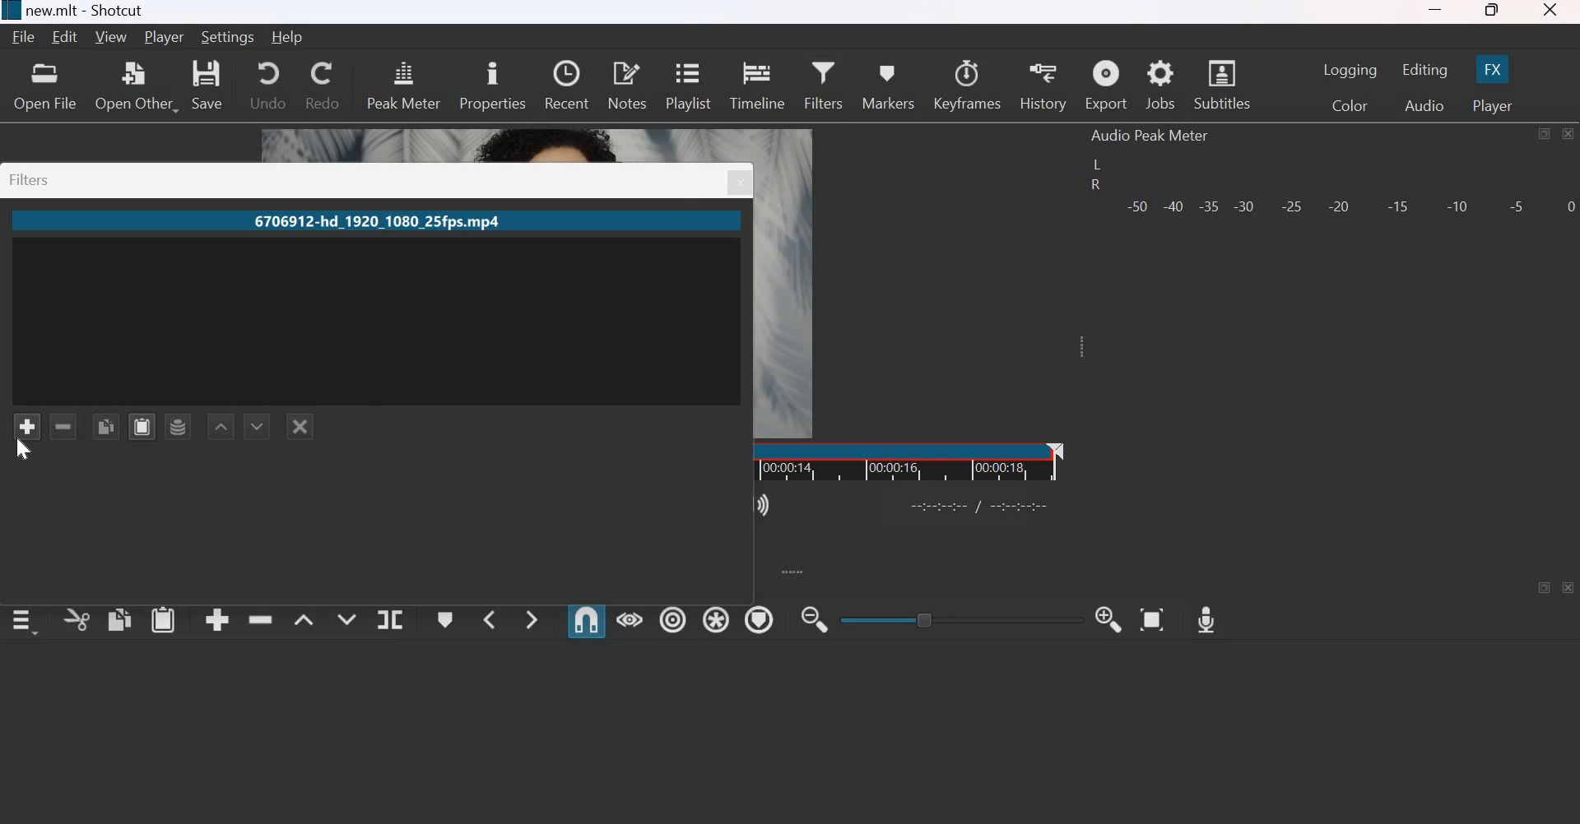 Image resolution: width=1580 pixels, height=824 pixels. I want to click on minimize, so click(1435, 13).